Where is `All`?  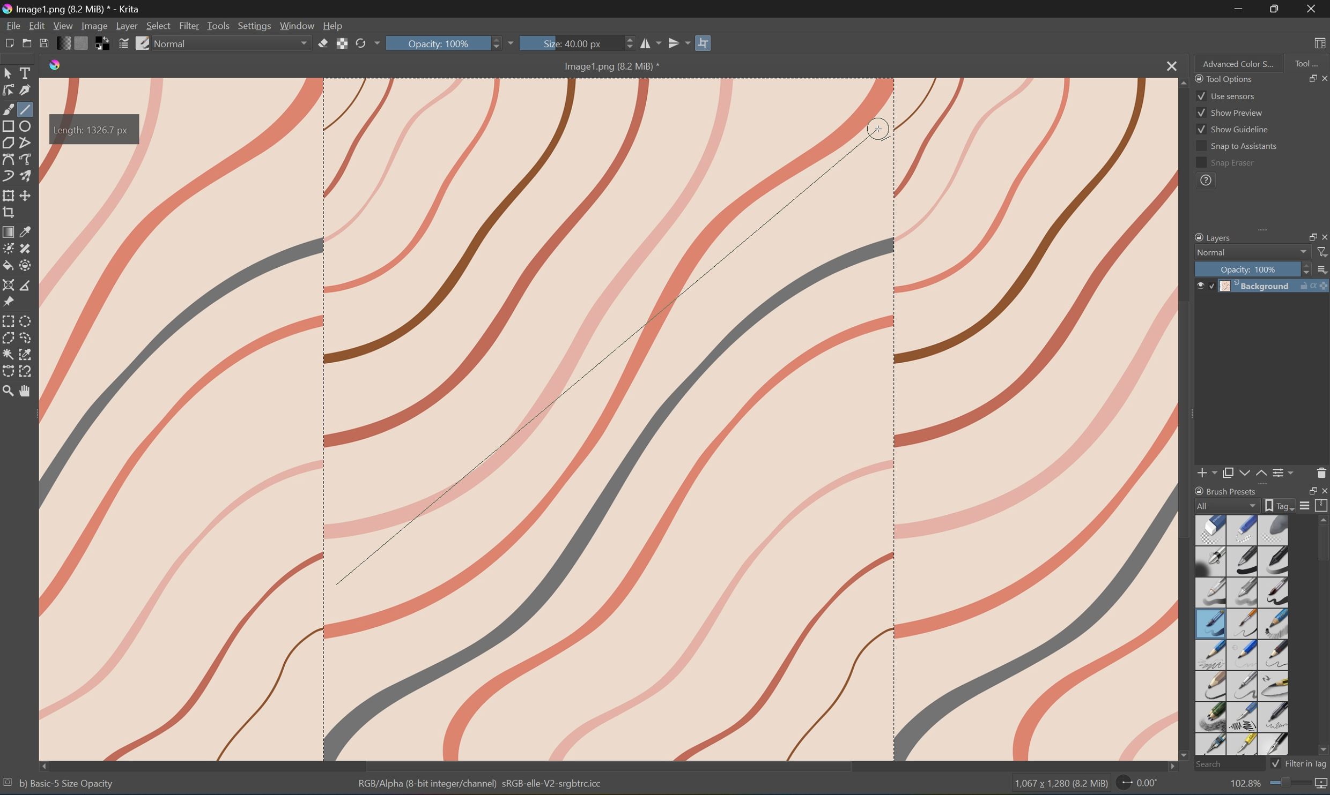 All is located at coordinates (1227, 505).